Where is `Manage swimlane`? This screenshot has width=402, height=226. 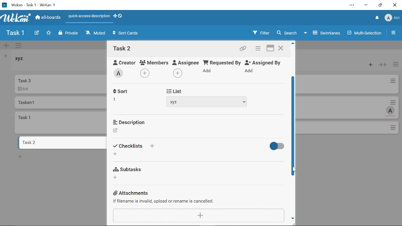
Manage swimlane is located at coordinates (19, 46).